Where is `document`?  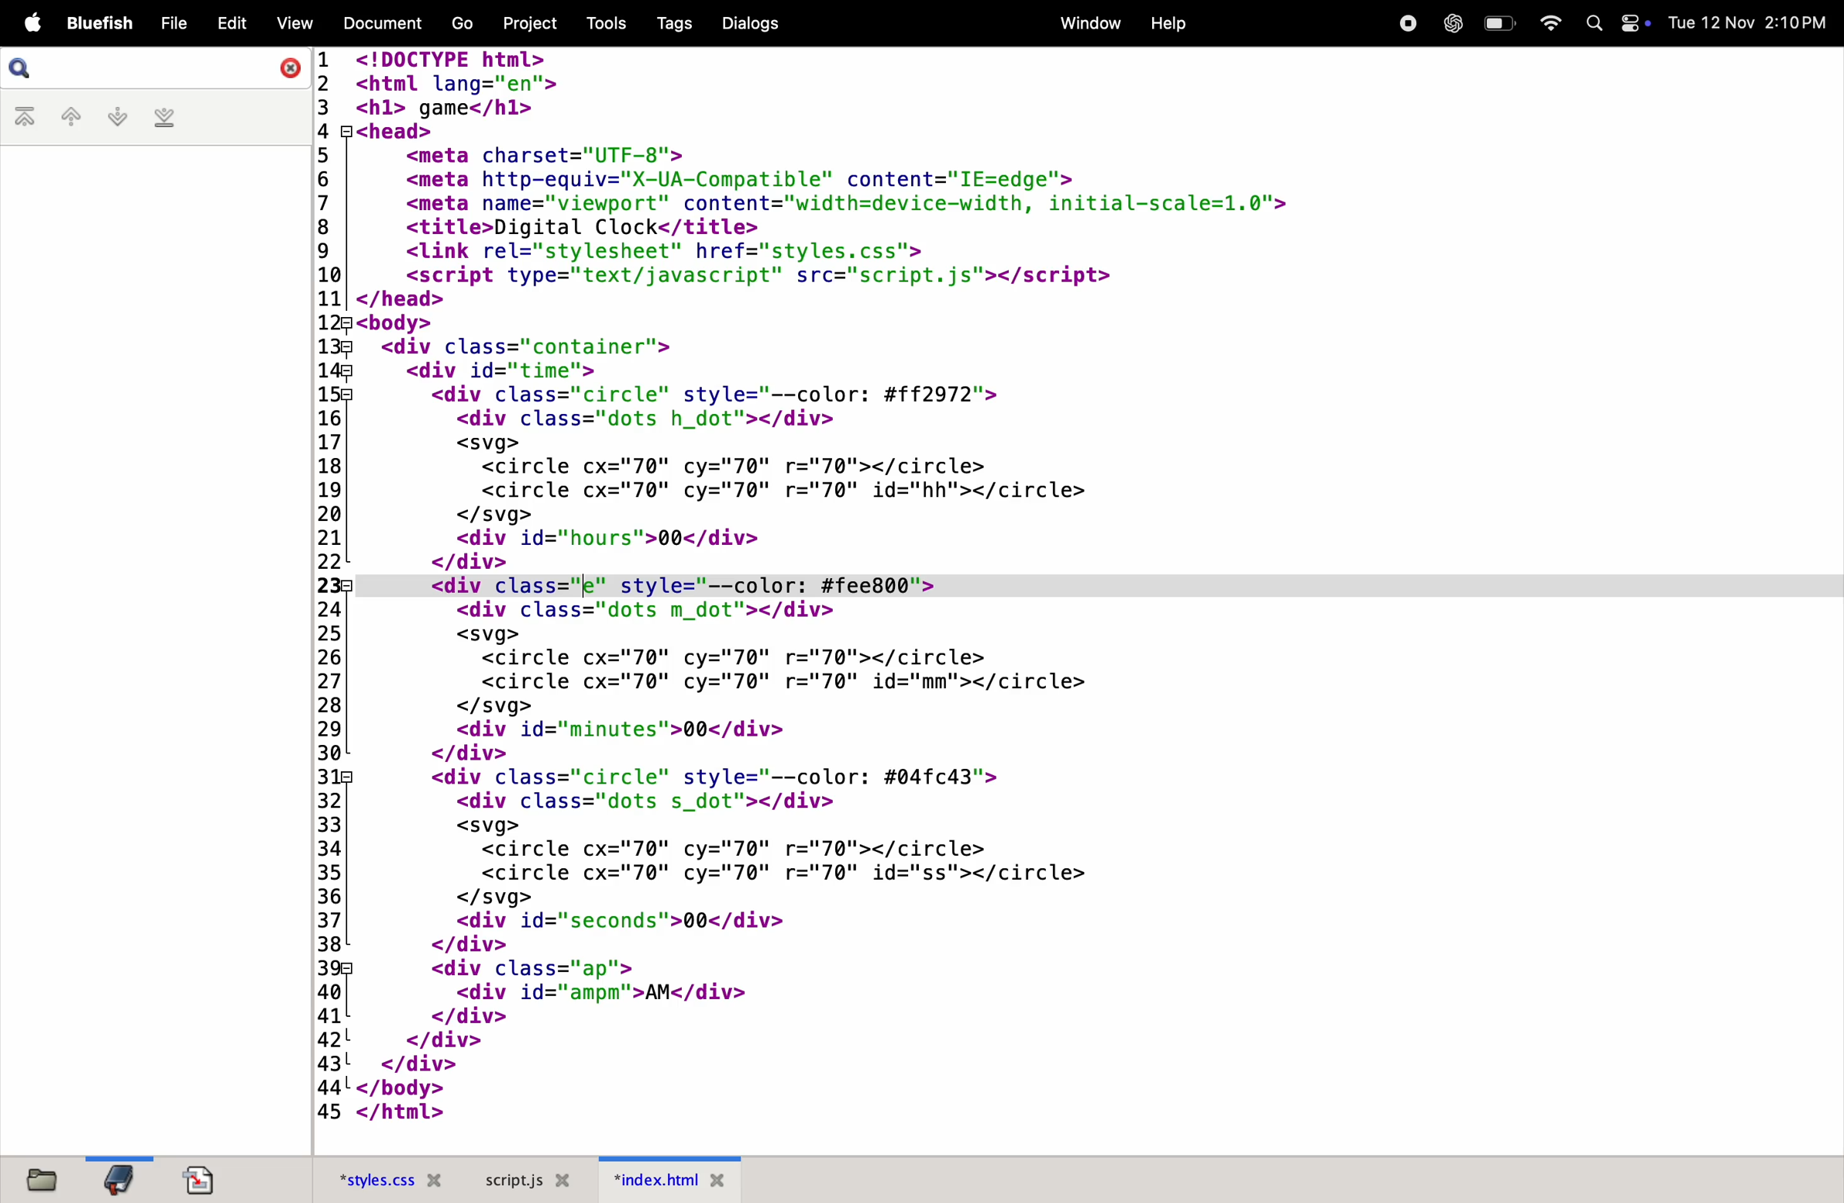
document is located at coordinates (387, 24).